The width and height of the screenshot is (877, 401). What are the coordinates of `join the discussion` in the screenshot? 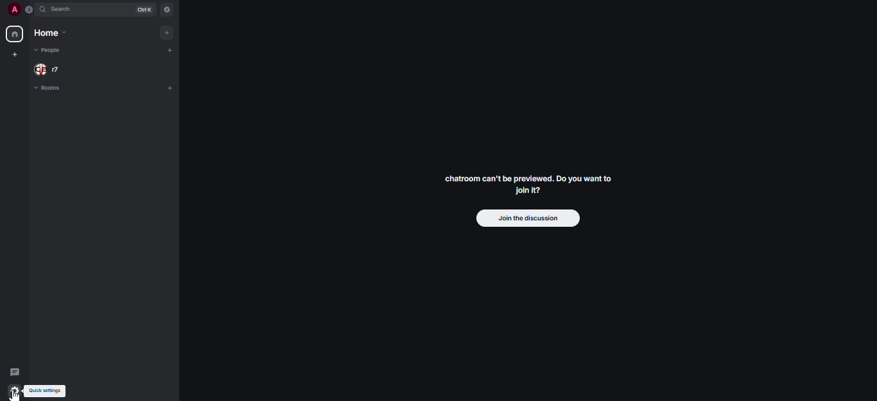 It's located at (529, 218).